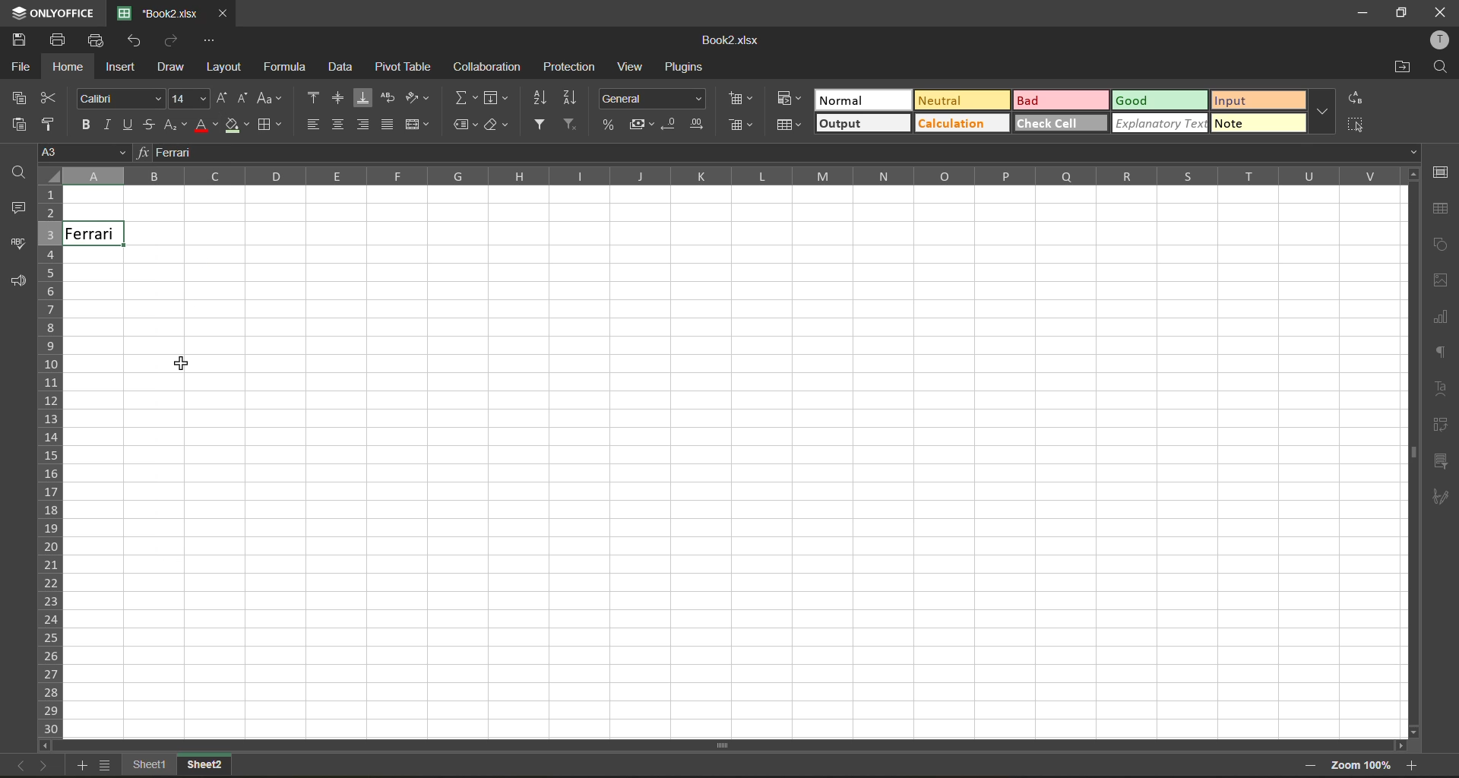  I want to click on quick print, so click(97, 40).